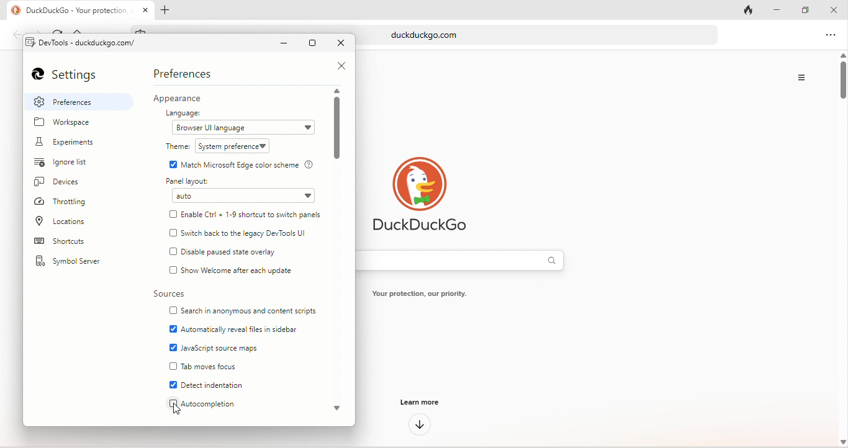 The width and height of the screenshot is (848, 448). I want to click on close tab, so click(146, 9).